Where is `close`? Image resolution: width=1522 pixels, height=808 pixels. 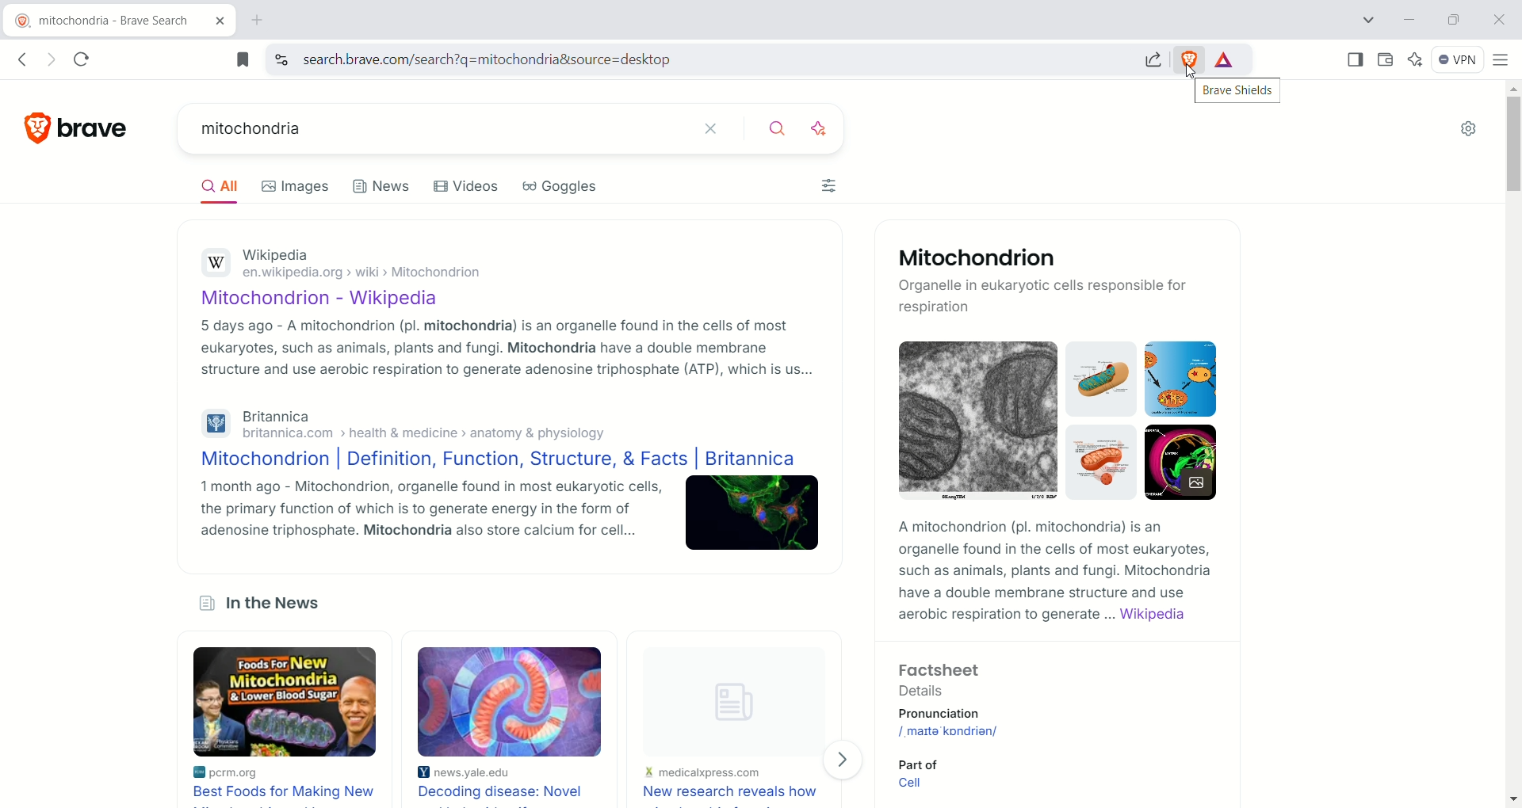 close is located at coordinates (1497, 20).